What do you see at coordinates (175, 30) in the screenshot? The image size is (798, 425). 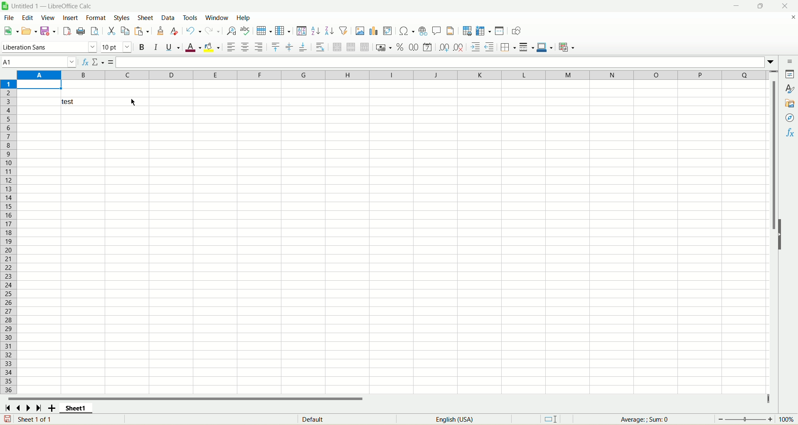 I see `clear formatting` at bounding box center [175, 30].